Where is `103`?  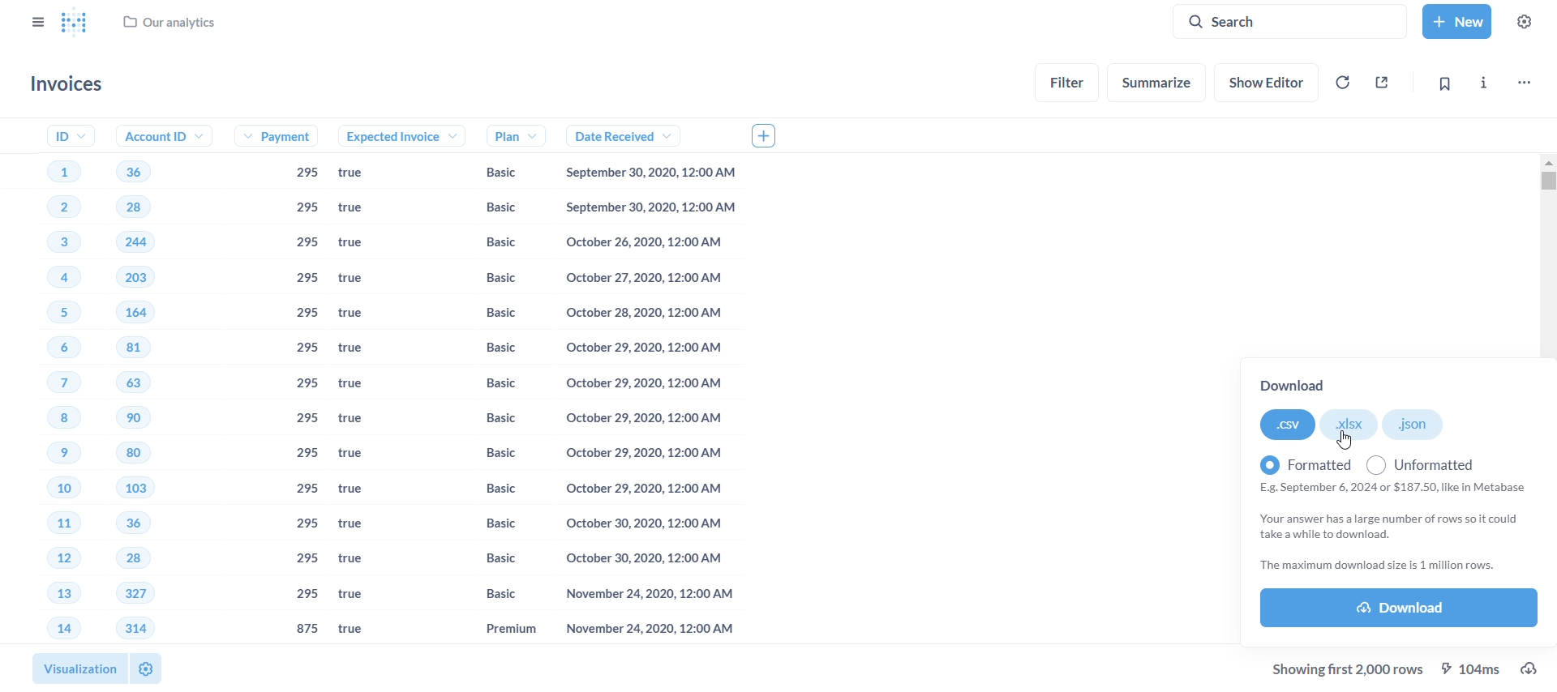 103 is located at coordinates (139, 489).